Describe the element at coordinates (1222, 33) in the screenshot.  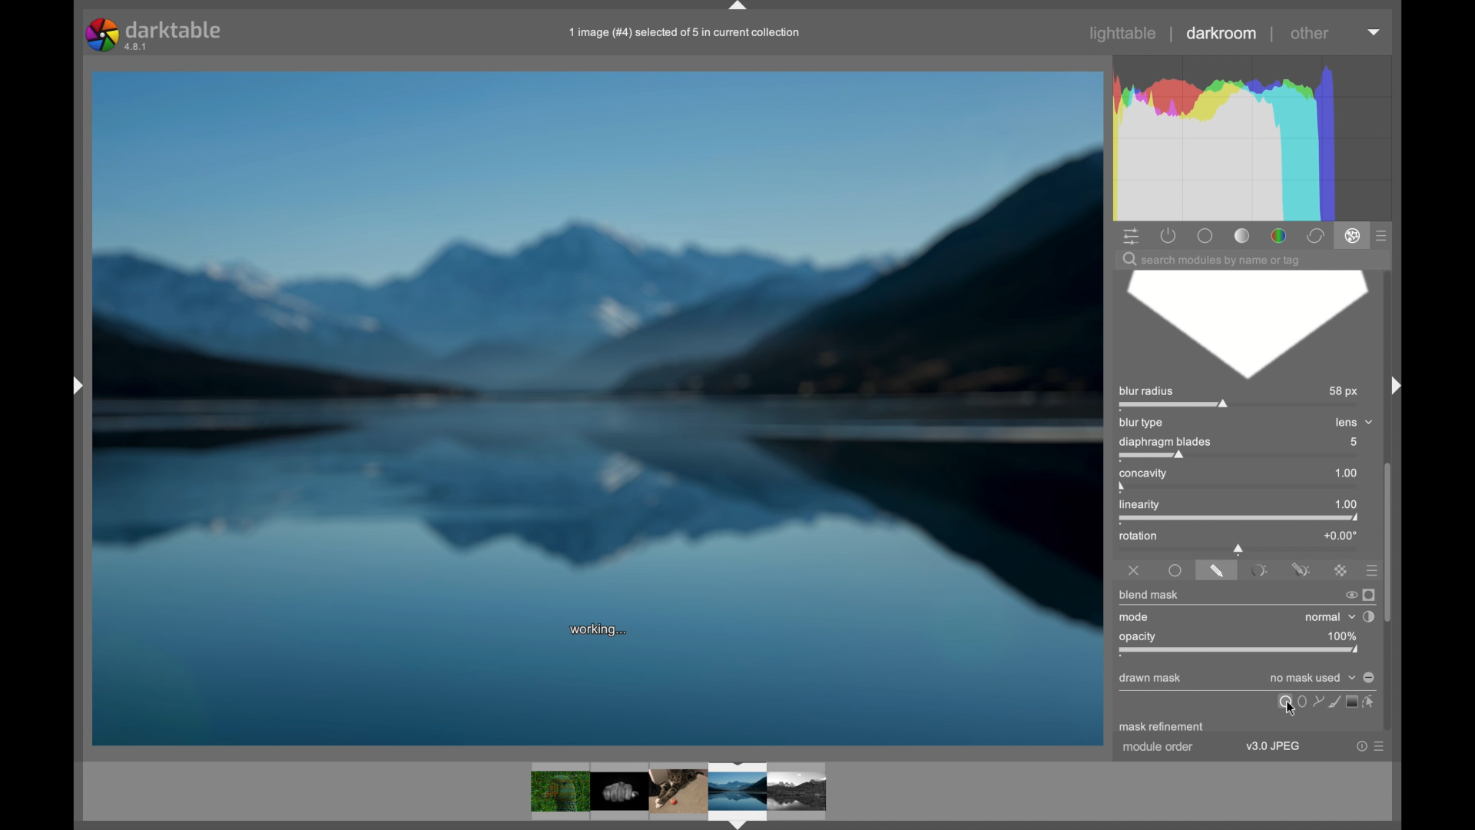
I see `darkroom` at that location.